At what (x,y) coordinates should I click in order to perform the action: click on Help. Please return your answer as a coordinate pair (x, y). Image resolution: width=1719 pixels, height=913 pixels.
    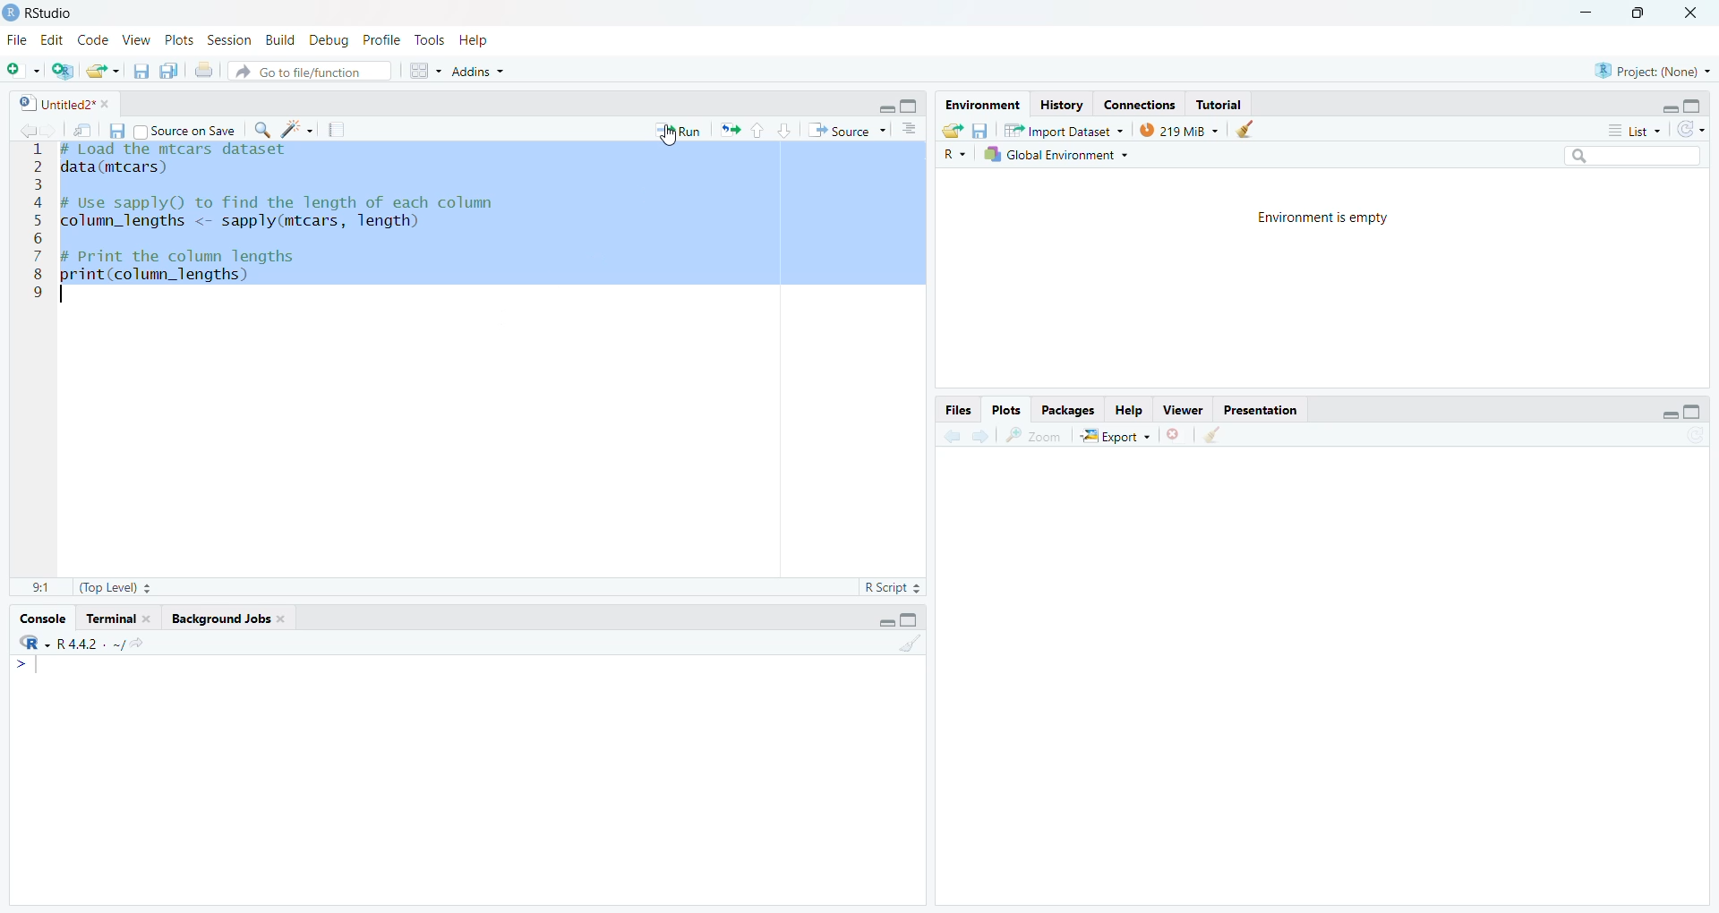
    Looking at the image, I should click on (475, 40).